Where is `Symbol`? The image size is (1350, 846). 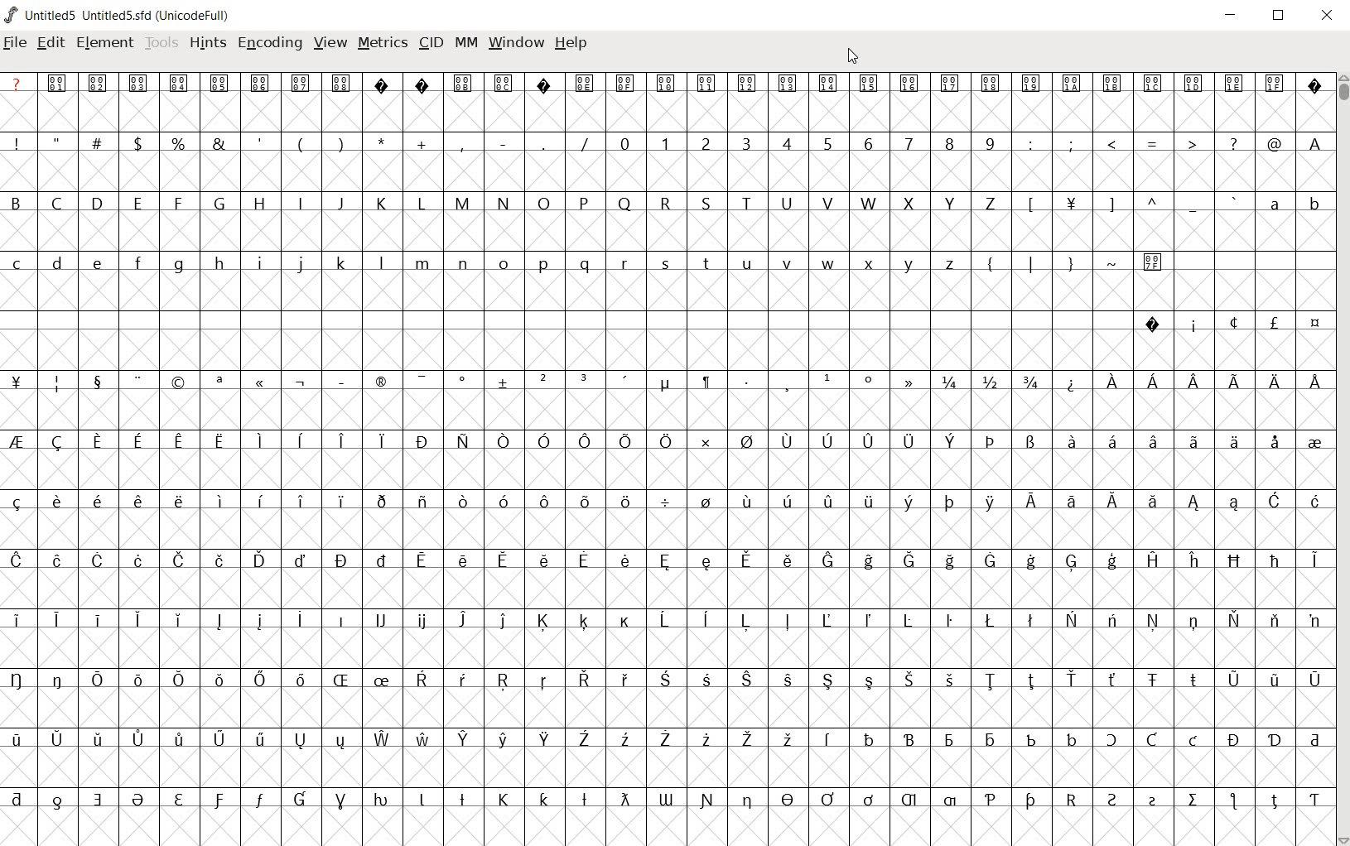 Symbol is located at coordinates (259, 438).